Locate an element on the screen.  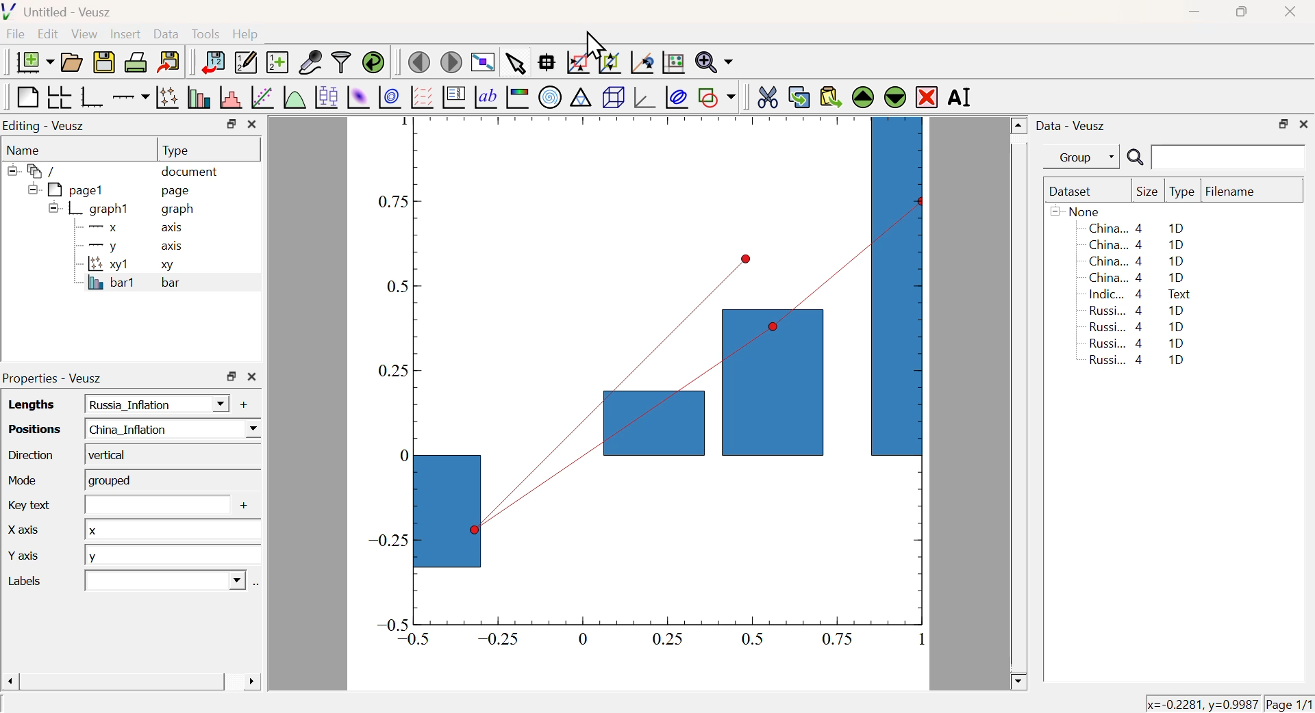
Plot Vector Field is located at coordinates (420, 96).